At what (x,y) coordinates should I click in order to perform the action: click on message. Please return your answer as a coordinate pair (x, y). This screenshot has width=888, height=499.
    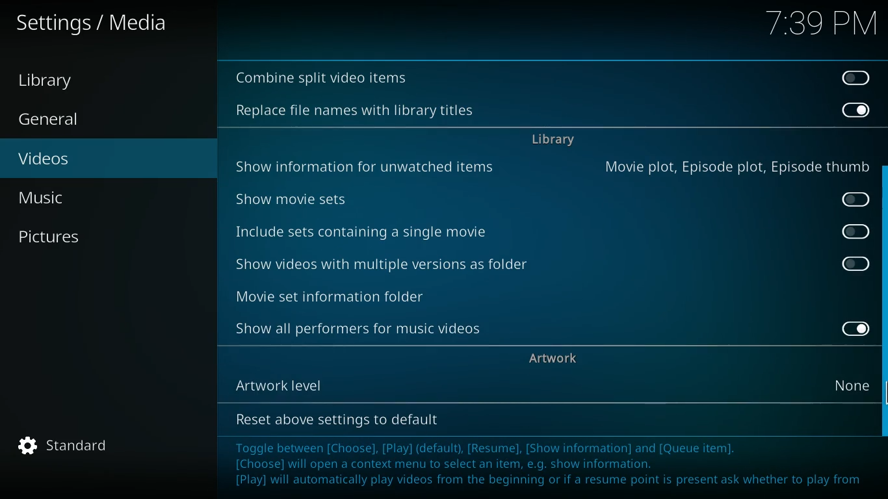
    Looking at the image, I should click on (553, 463).